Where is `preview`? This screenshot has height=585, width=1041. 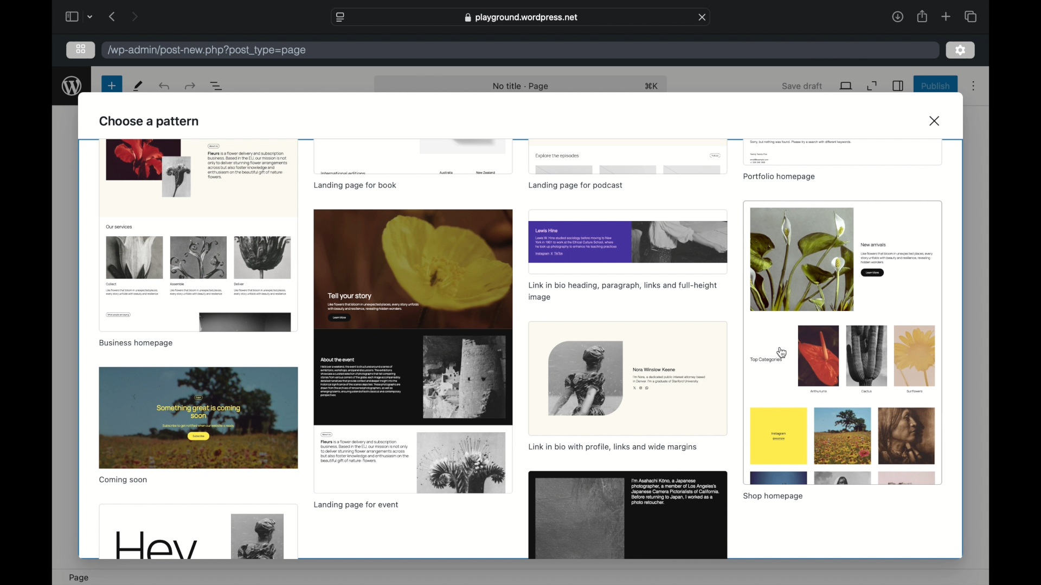 preview is located at coordinates (628, 156).